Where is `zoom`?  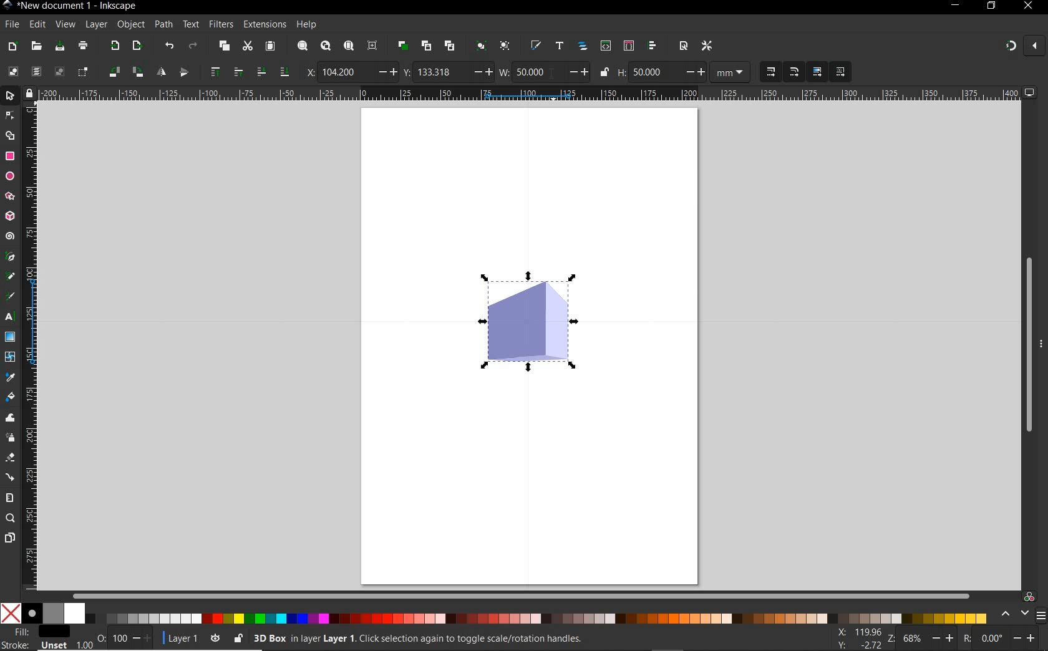
zoom is located at coordinates (891, 639).